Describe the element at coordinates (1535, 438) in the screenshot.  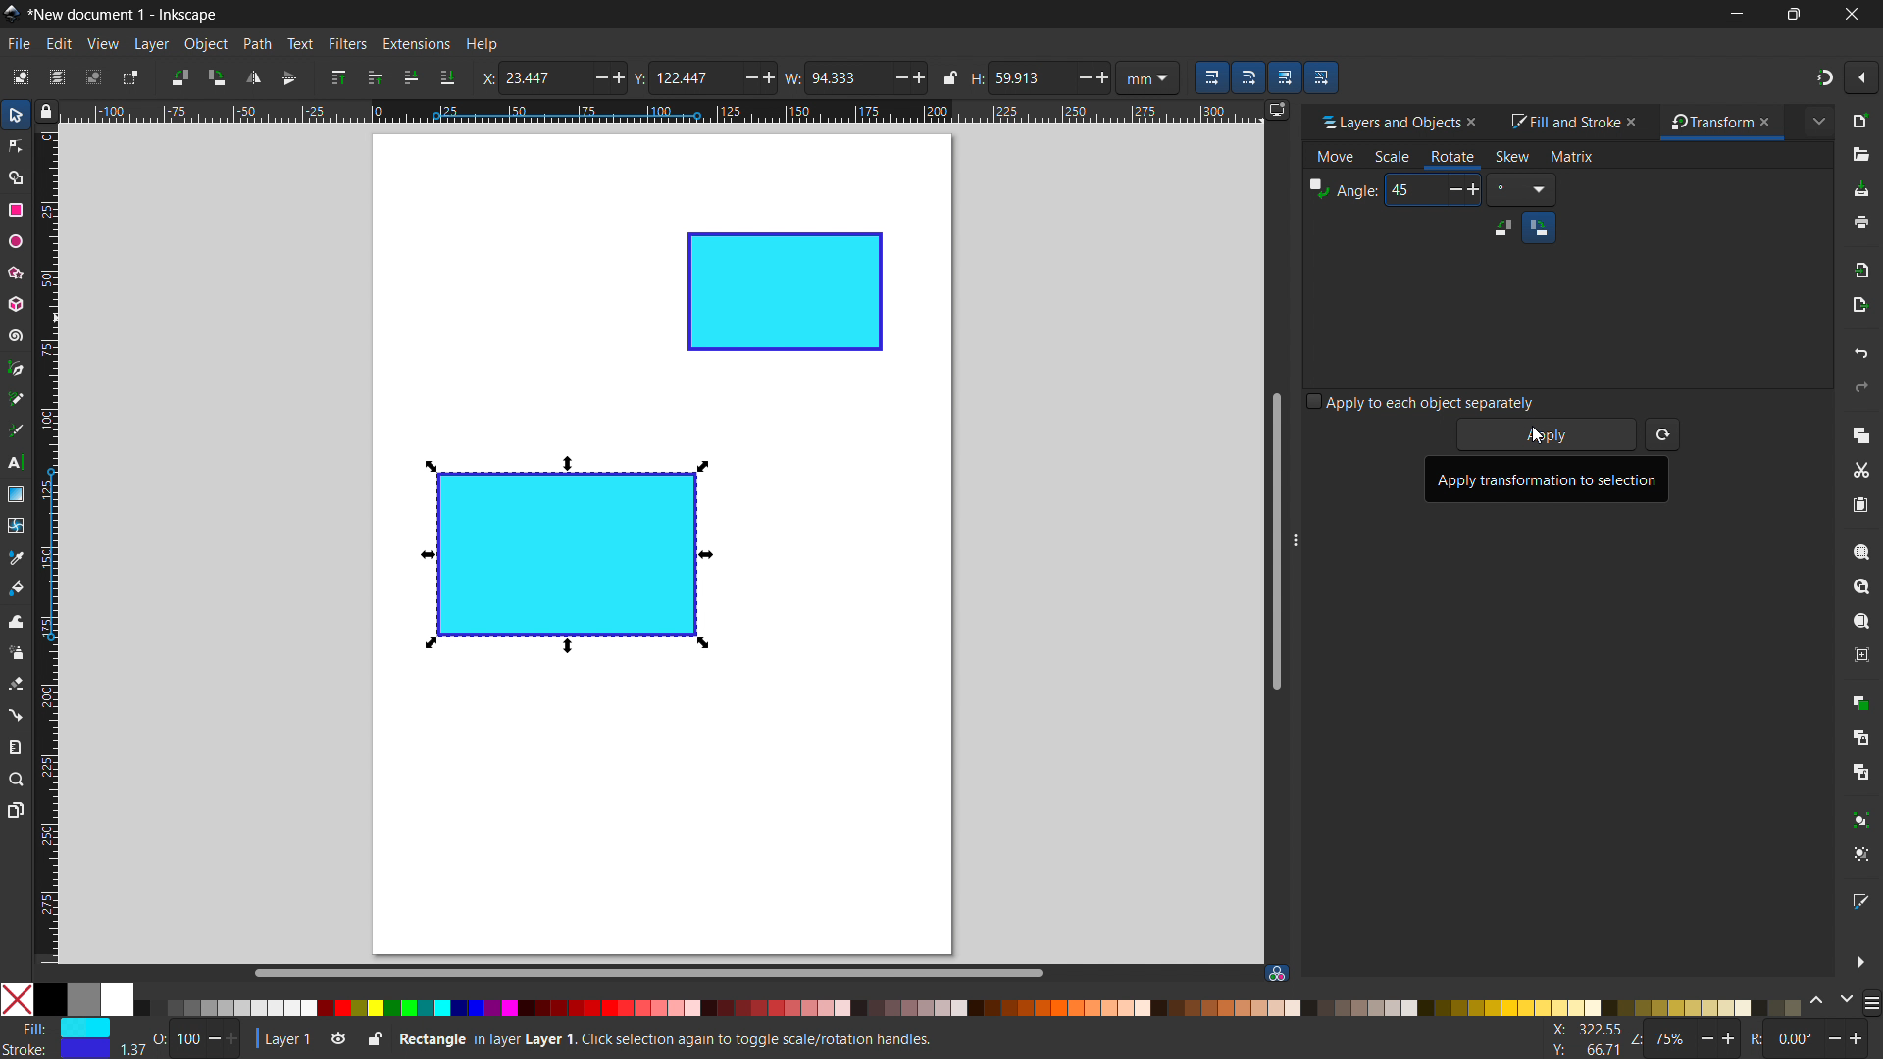
I see `Cursor` at that location.